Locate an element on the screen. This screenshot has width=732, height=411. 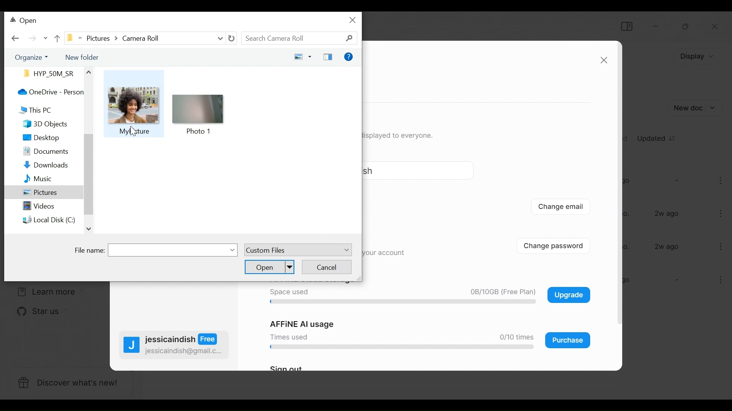
Organize is located at coordinates (29, 57).